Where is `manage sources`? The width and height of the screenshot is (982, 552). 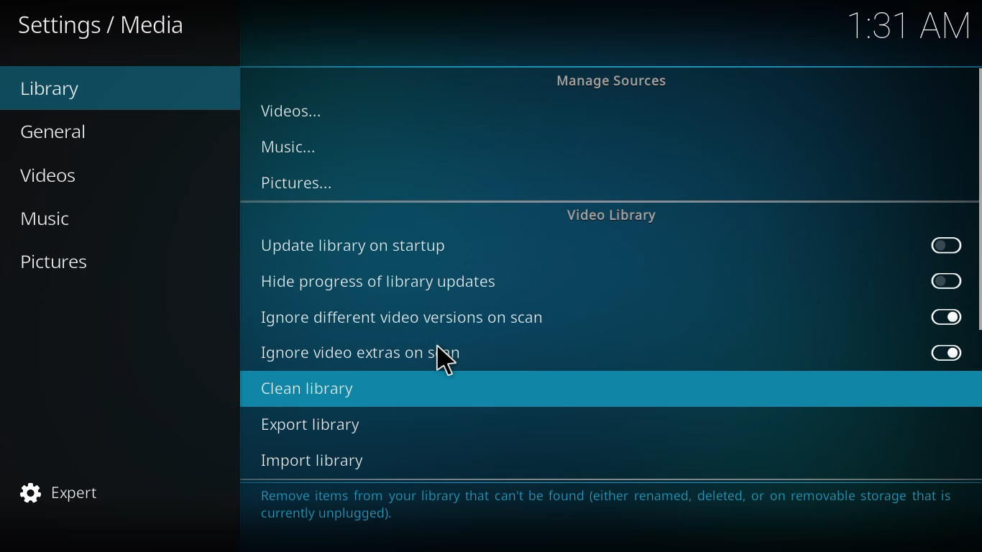
manage sources is located at coordinates (612, 79).